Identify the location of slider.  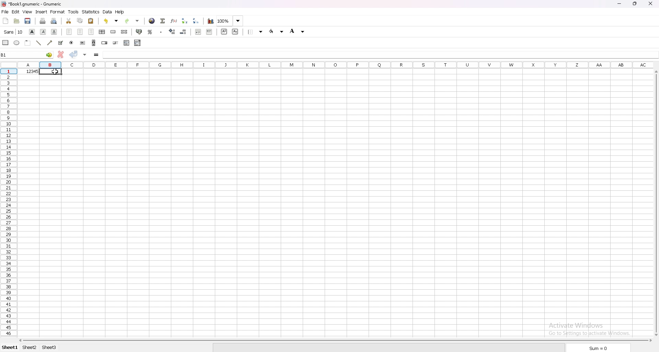
(116, 42).